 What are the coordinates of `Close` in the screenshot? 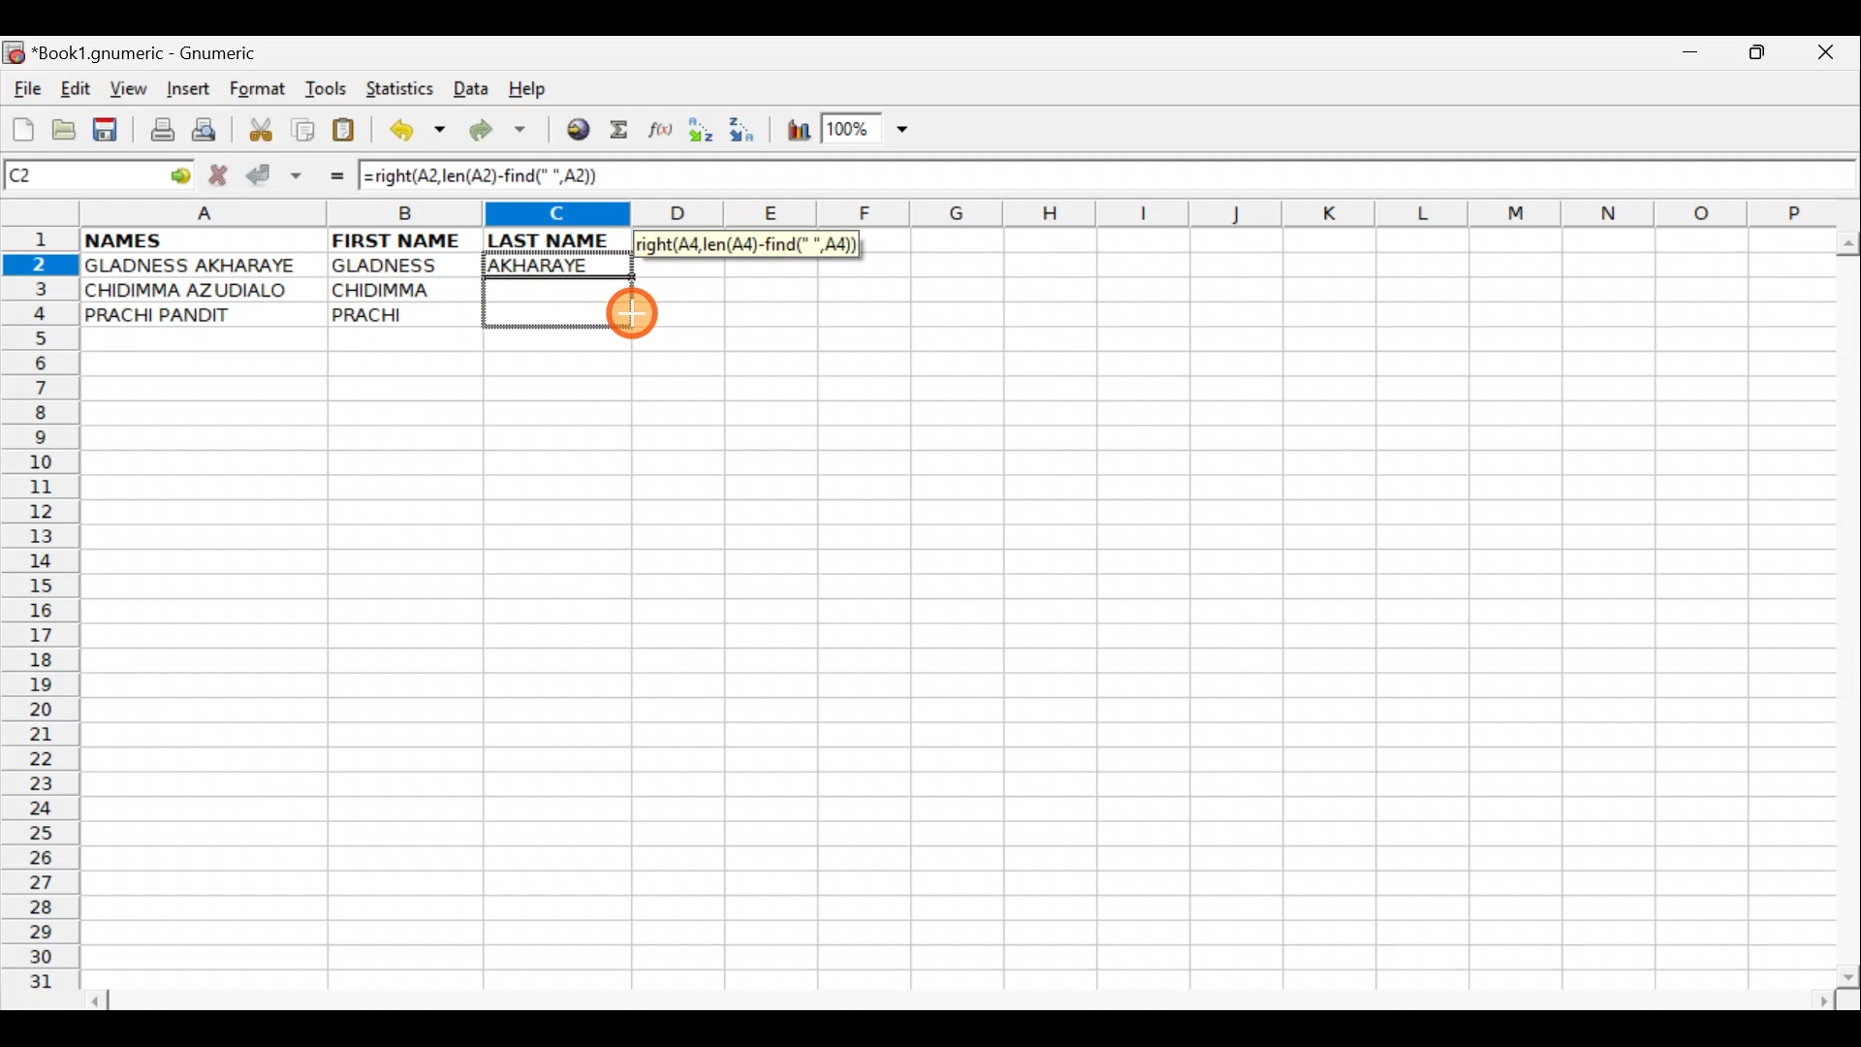 It's located at (1831, 57).